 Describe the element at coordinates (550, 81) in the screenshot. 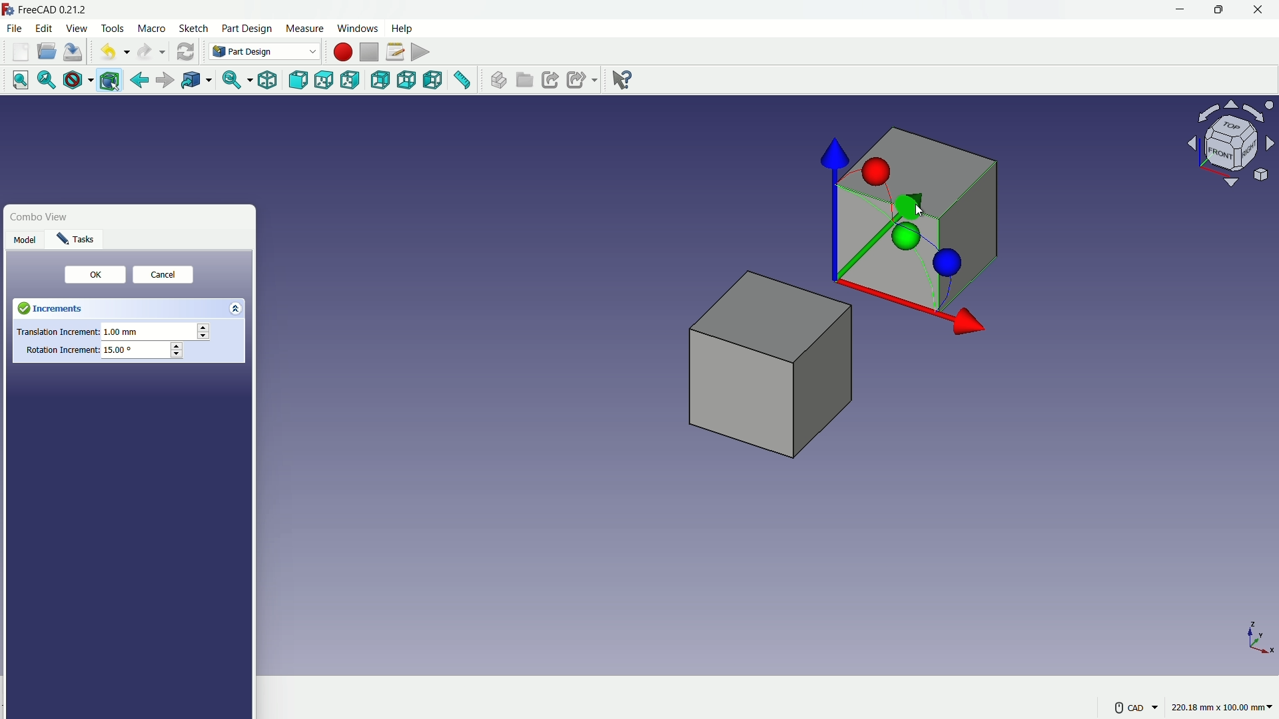

I see `make link` at that location.